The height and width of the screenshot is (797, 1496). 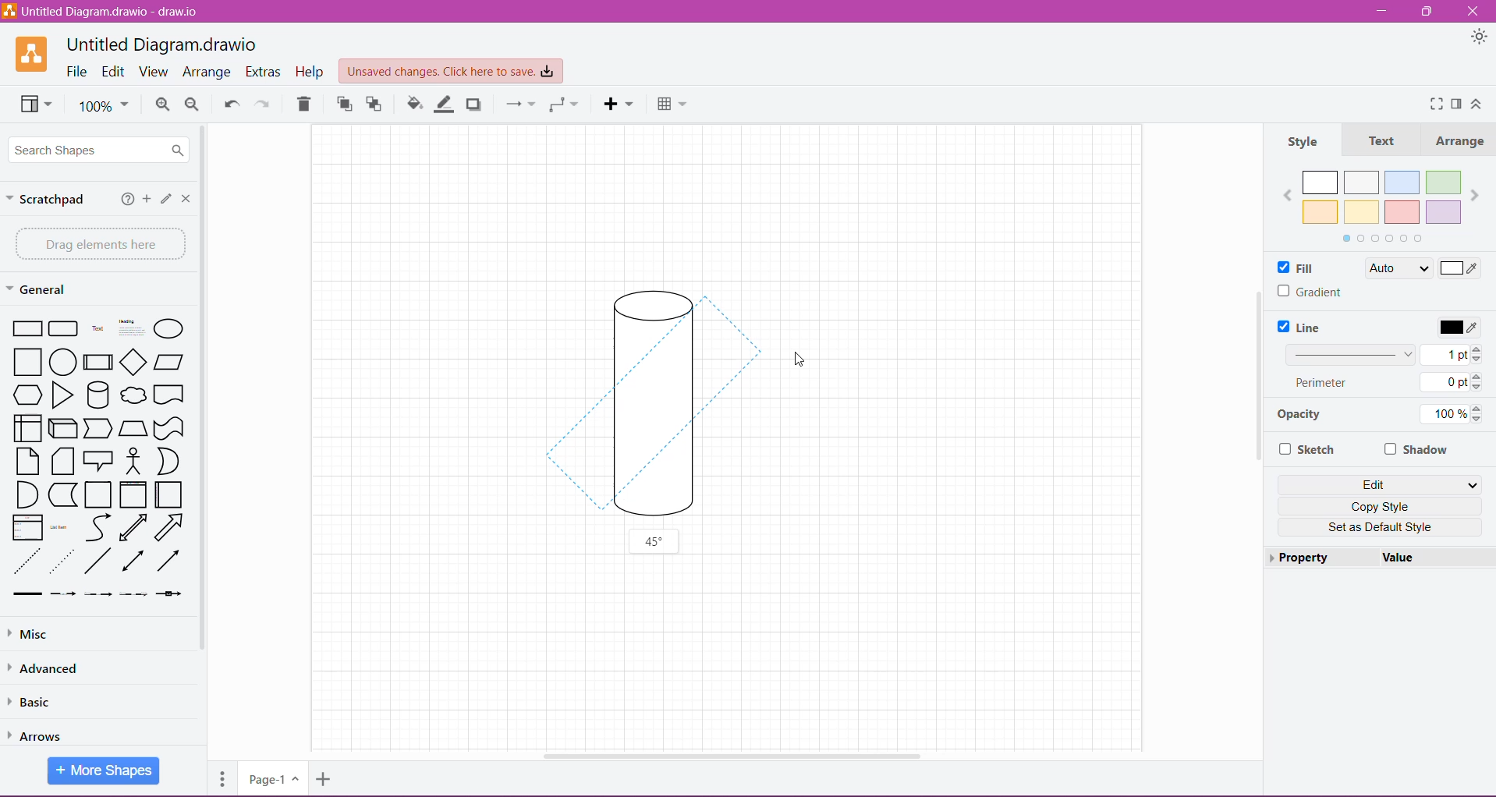 I want to click on Minimize, so click(x=1383, y=11).